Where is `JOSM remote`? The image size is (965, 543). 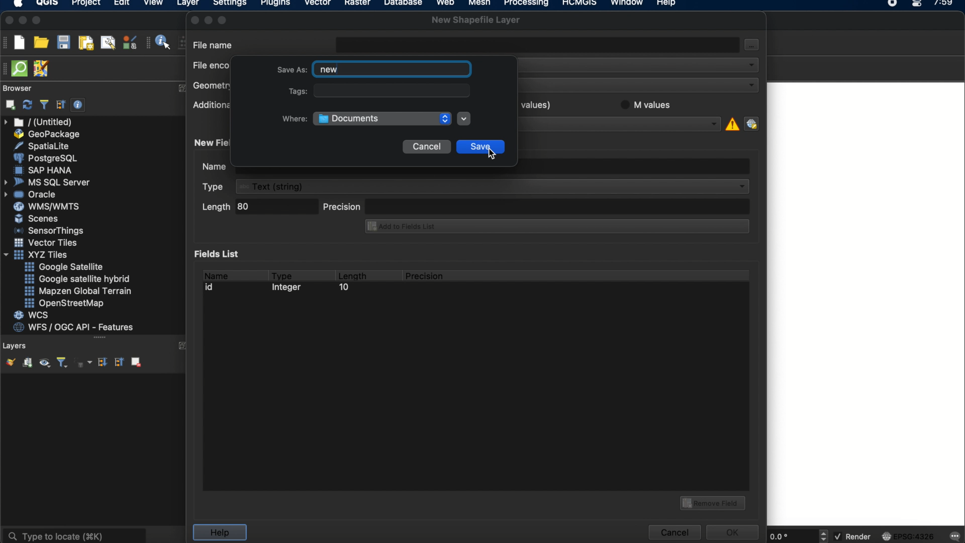 JOSM remote is located at coordinates (42, 69).